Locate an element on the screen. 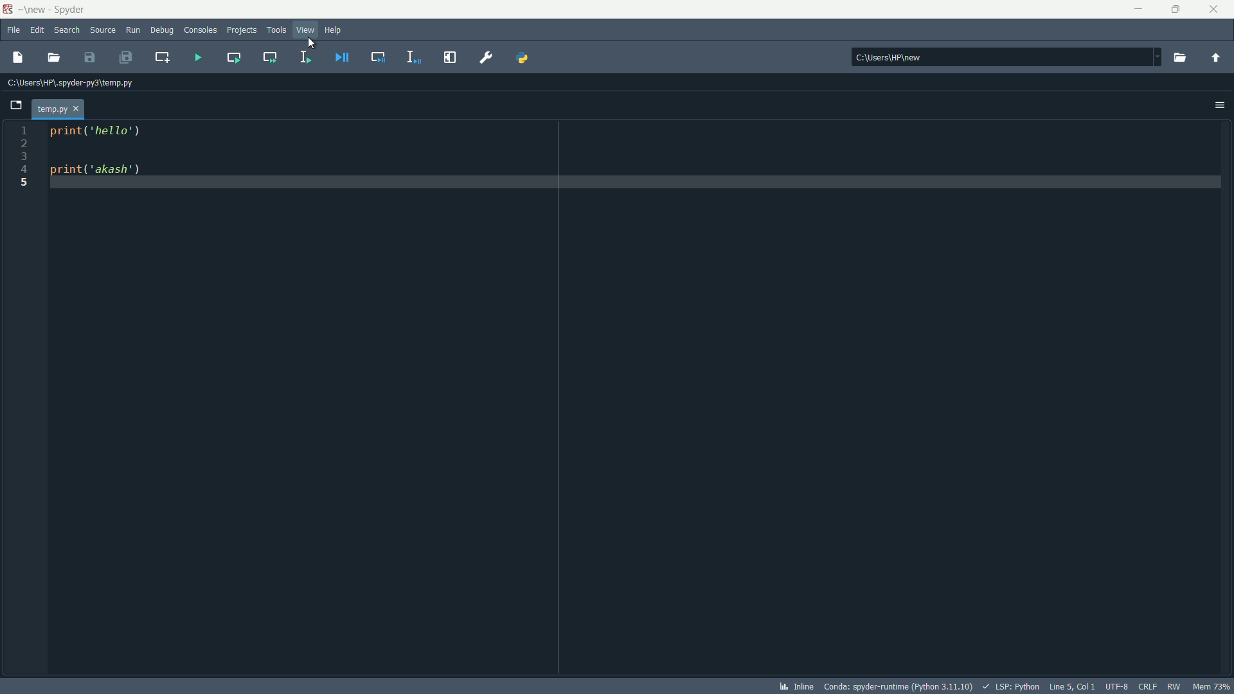 The width and height of the screenshot is (1234, 694). cursor is located at coordinates (314, 42).